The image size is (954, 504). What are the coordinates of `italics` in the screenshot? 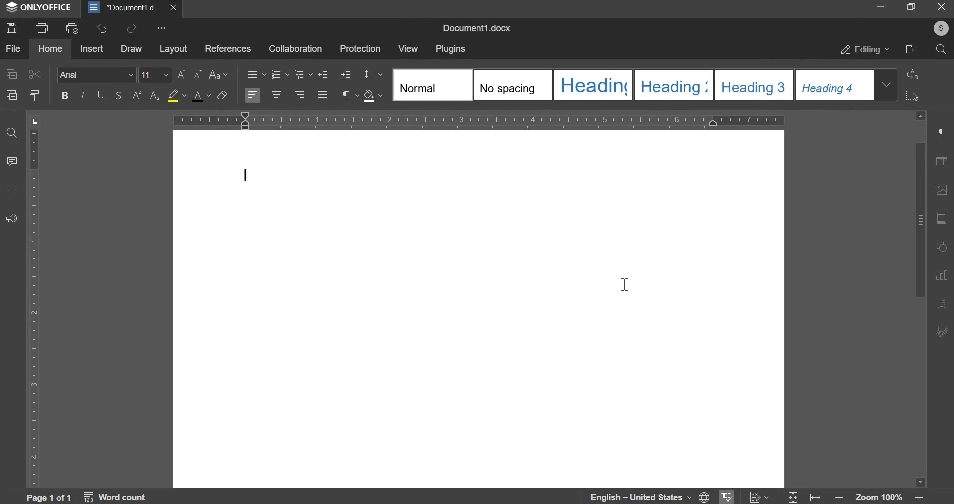 It's located at (85, 96).